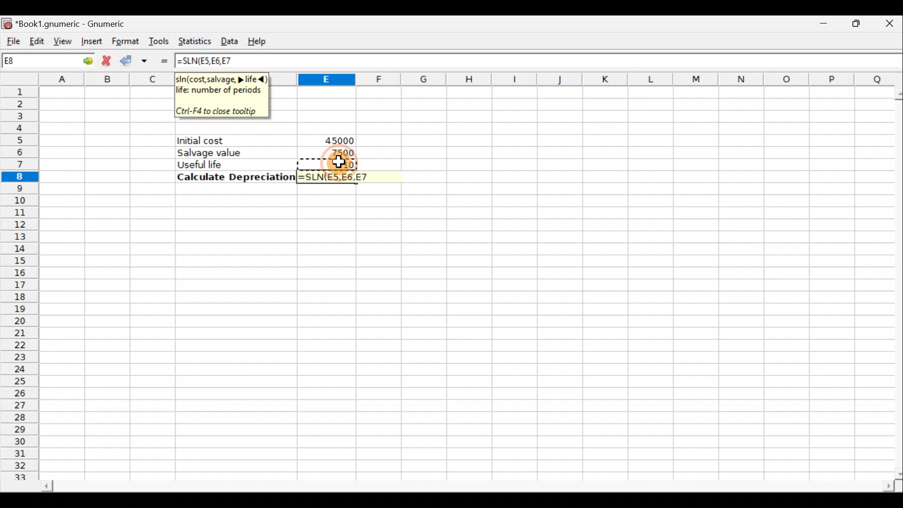 Image resolution: width=903 pixels, height=508 pixels. Describe the element at coordinates (339, 164) in the screenshot. I see `Cursor on cell E7` at that location.